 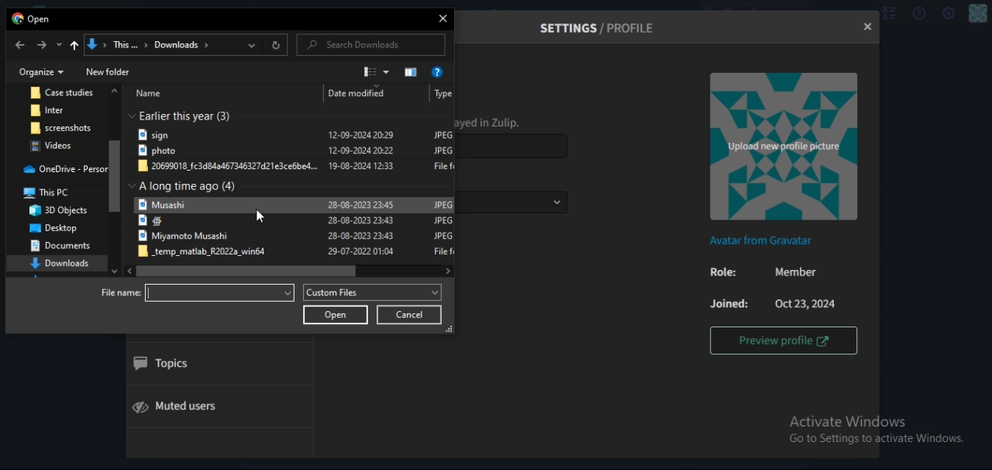 What do you see at coordinates (600, 28) in the screenshot?
I see `SETTINGS/PROFILE` at bounding box center [600, 28].